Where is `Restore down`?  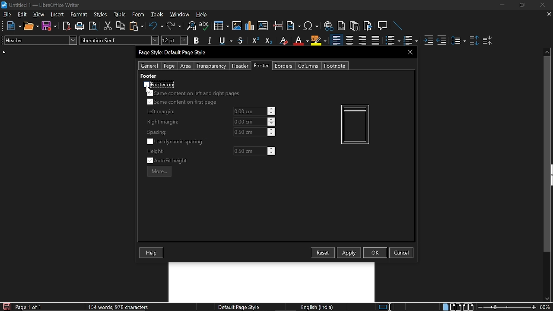 Restore down is located at coordinates (521, 5).